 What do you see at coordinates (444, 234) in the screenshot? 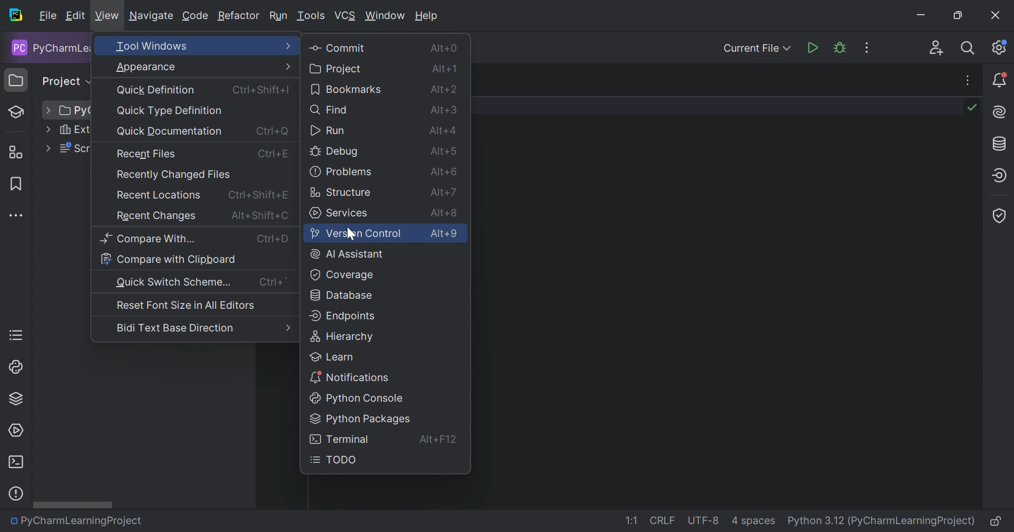
I see `Alt+9` at bounding box center [444, 234].